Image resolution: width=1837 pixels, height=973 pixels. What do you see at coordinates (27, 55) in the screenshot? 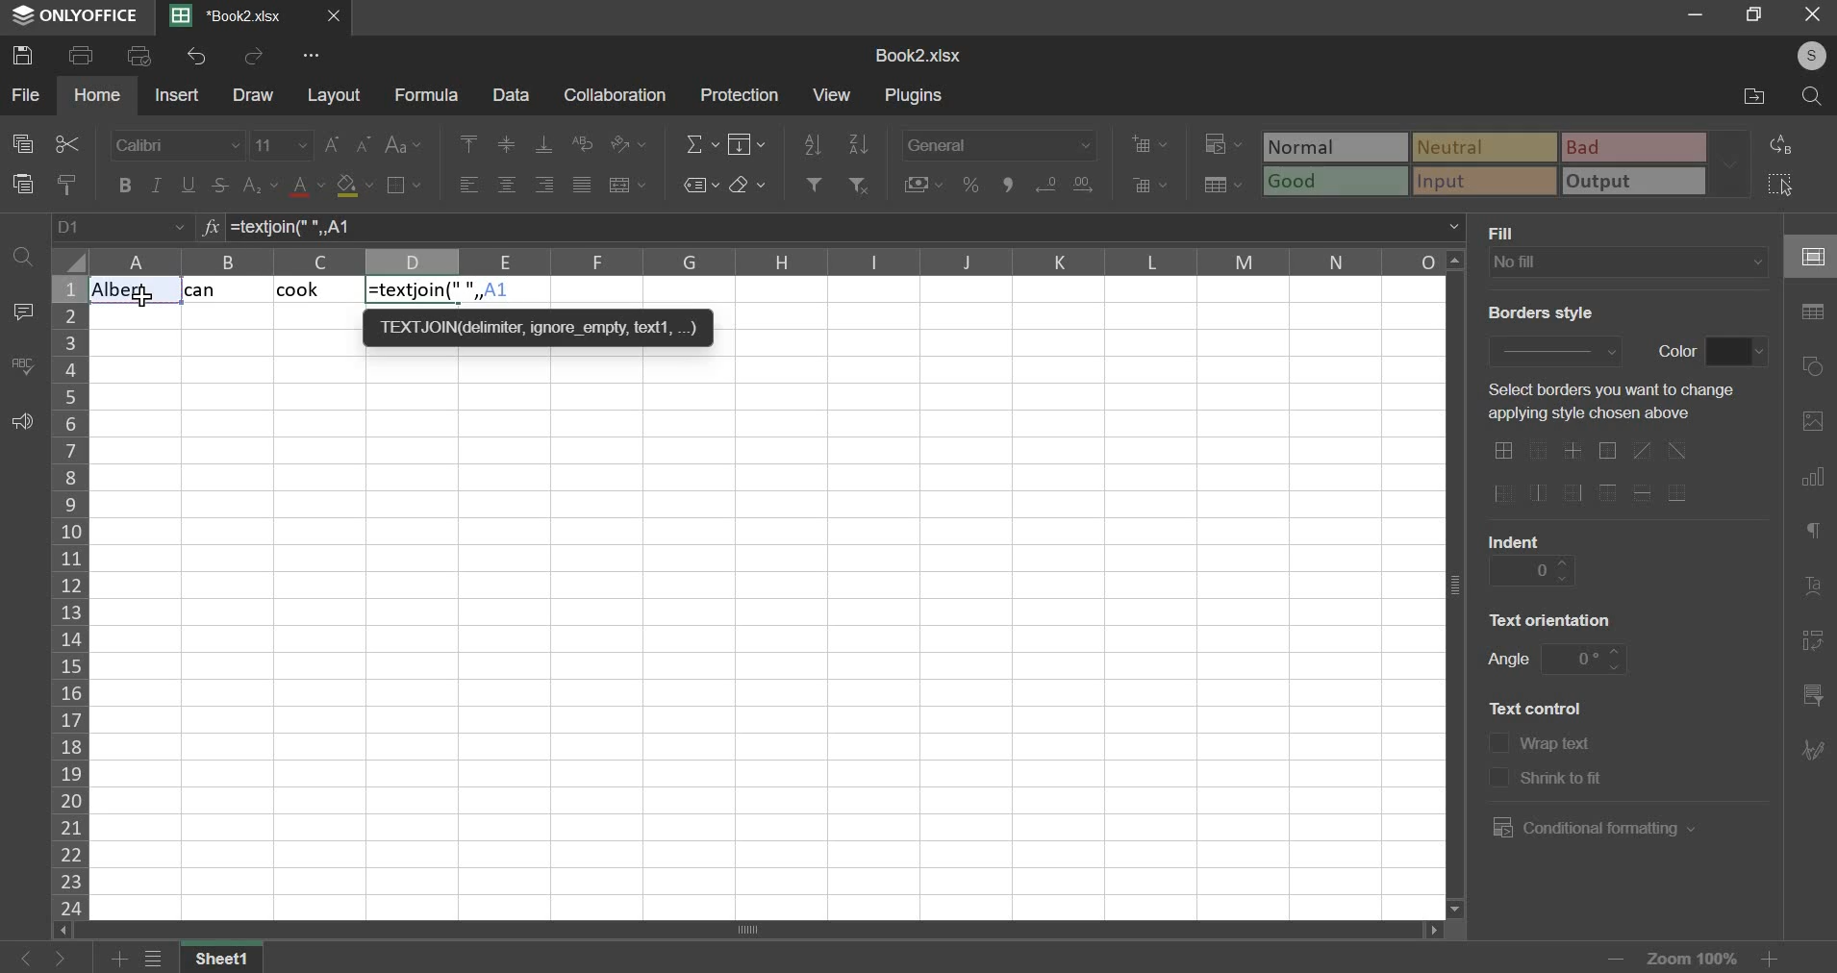
I see `save` at bounding box center [27, 55].